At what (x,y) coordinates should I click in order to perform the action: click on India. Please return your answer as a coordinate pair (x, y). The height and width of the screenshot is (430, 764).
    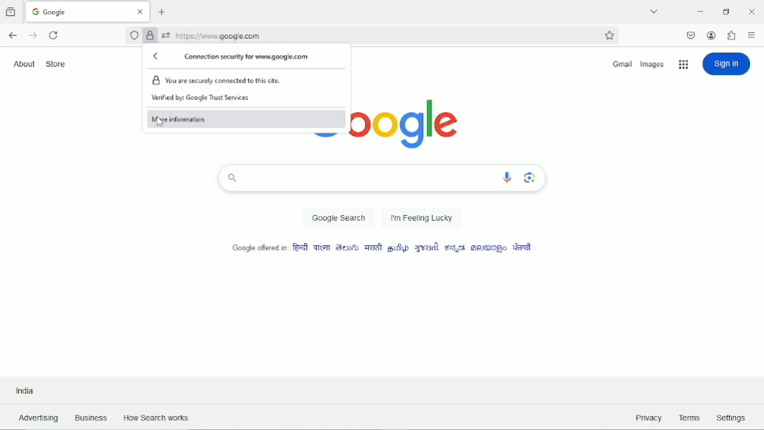
    Looking at the image, I should click on (24, 392).